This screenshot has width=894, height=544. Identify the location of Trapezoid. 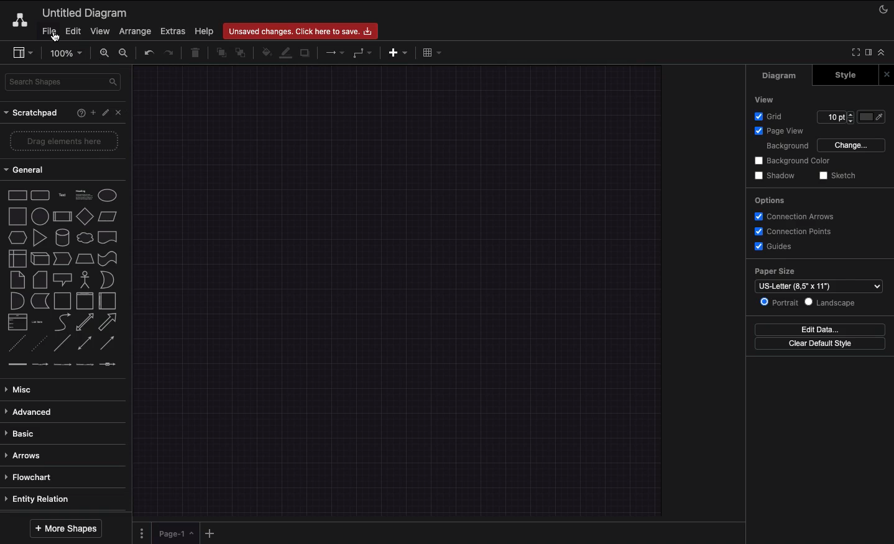
(83, 259).